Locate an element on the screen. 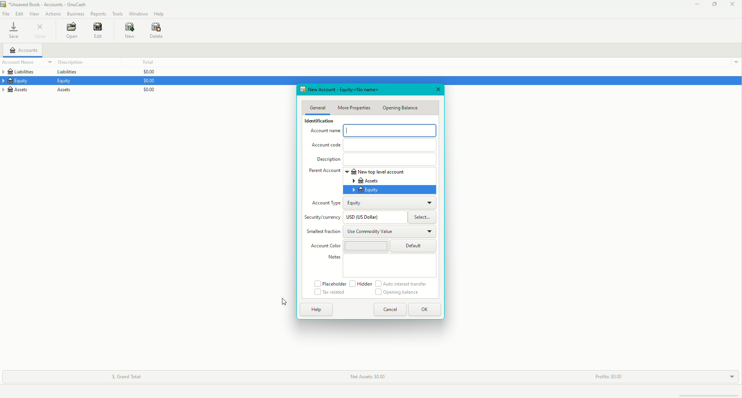 This screenshot has width=742, height=398. Assets is located at coordinates (65, 90).